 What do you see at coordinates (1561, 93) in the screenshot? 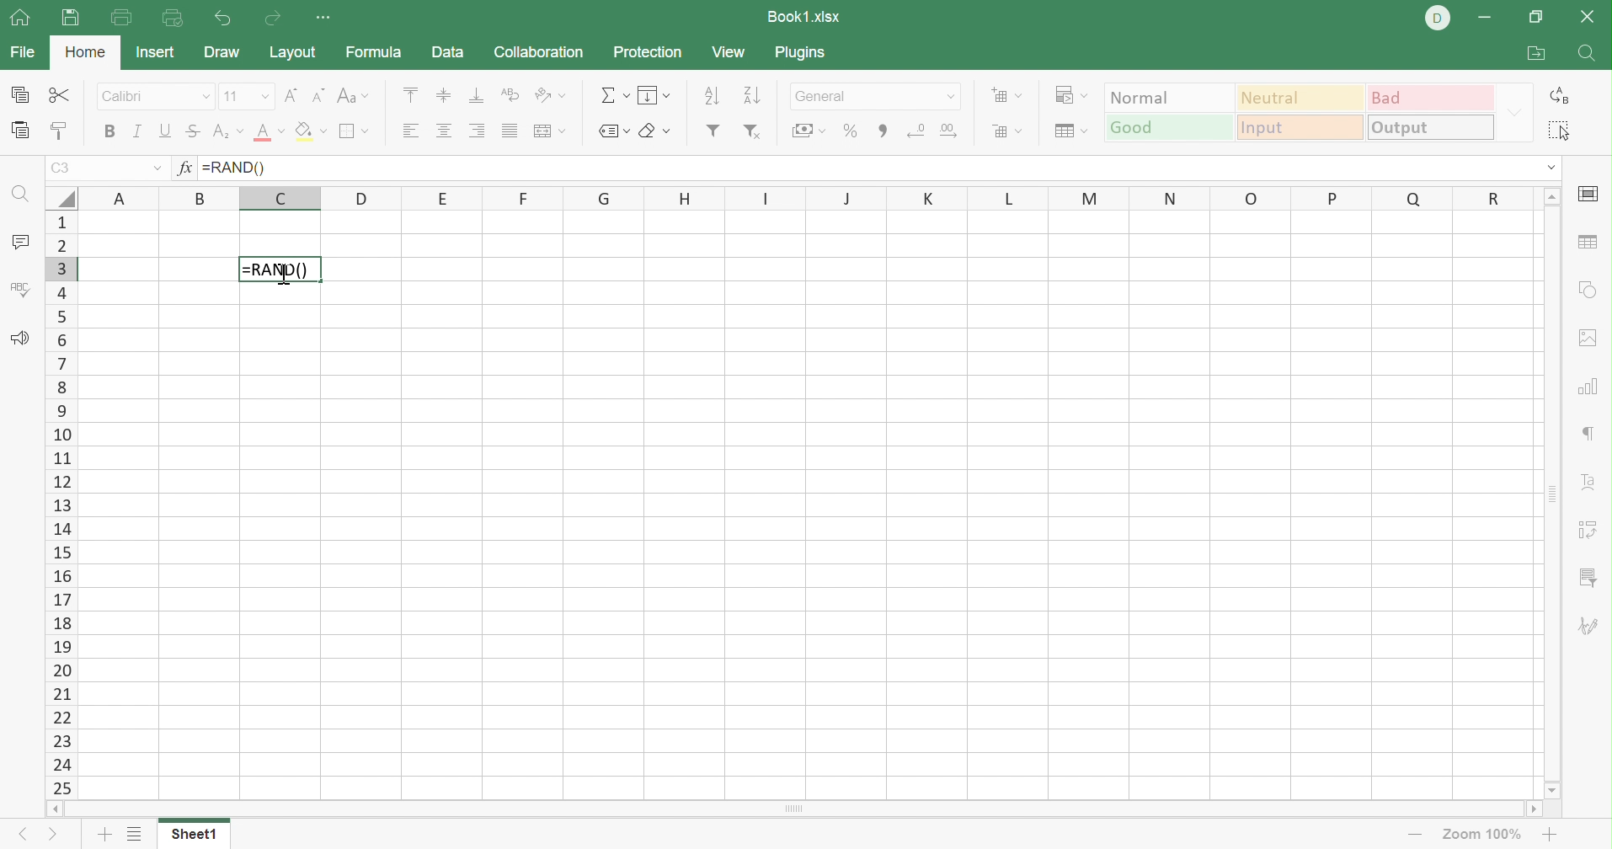
I see `Replace` at bounding box center [1561, 93].